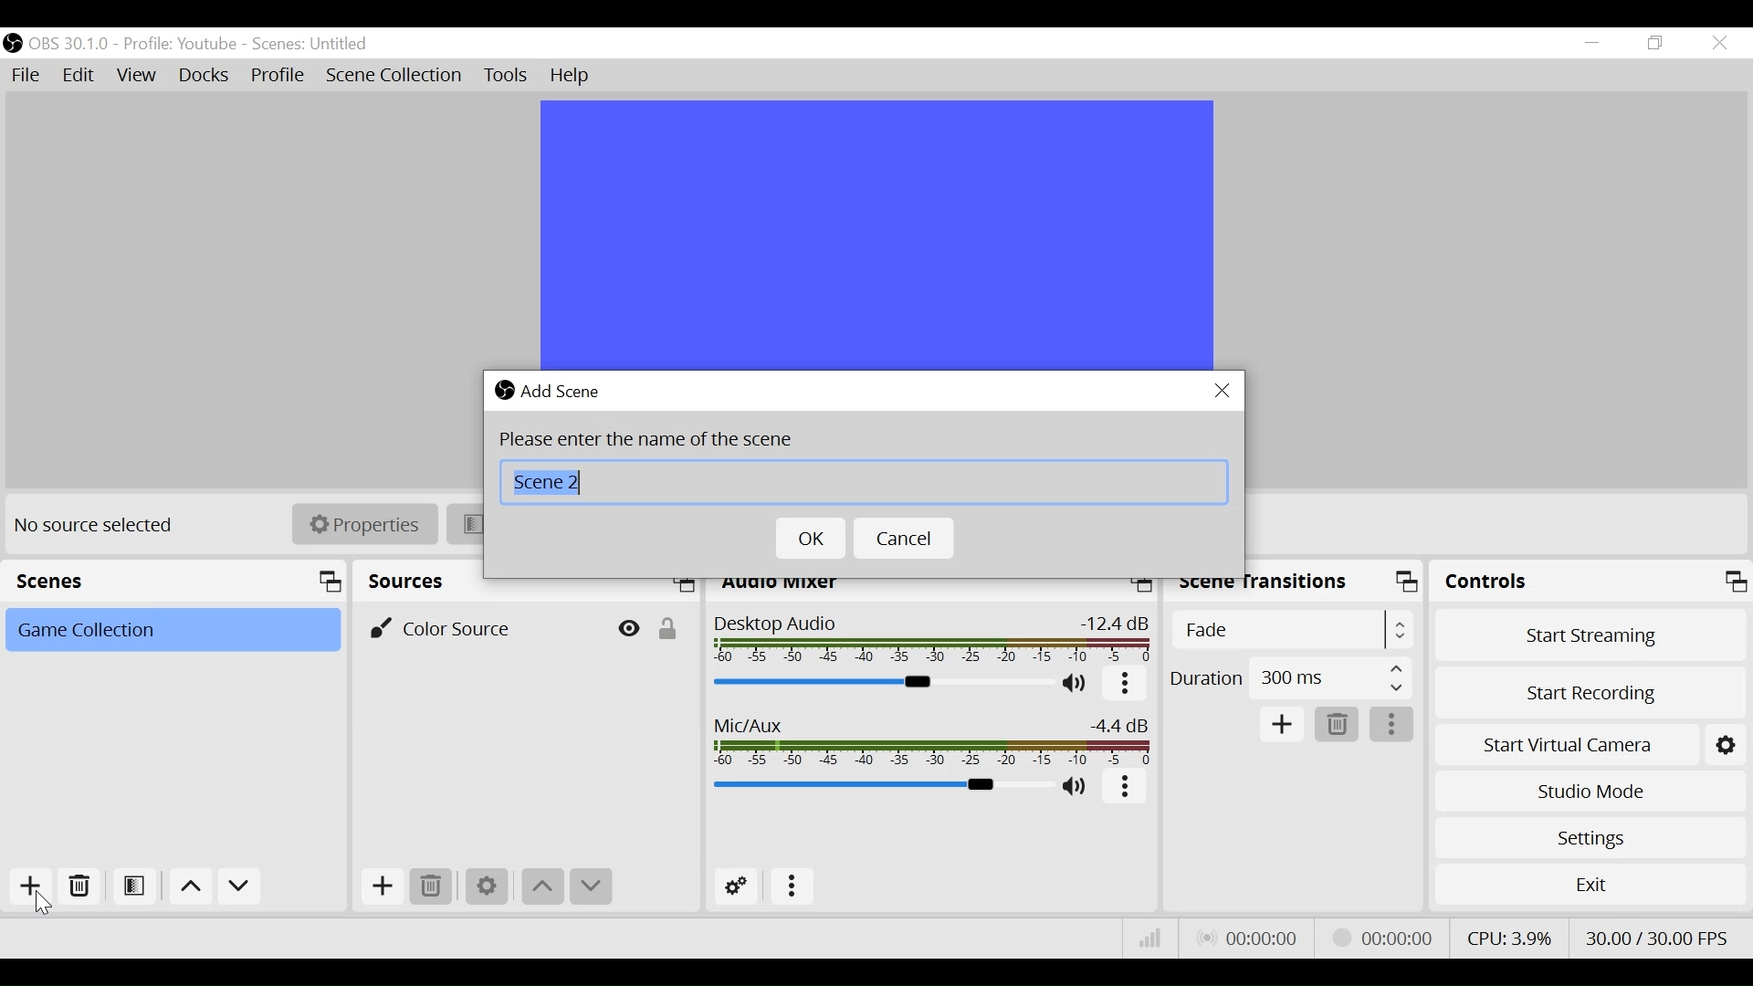  I want to click on minimize, so click(1591, 43).